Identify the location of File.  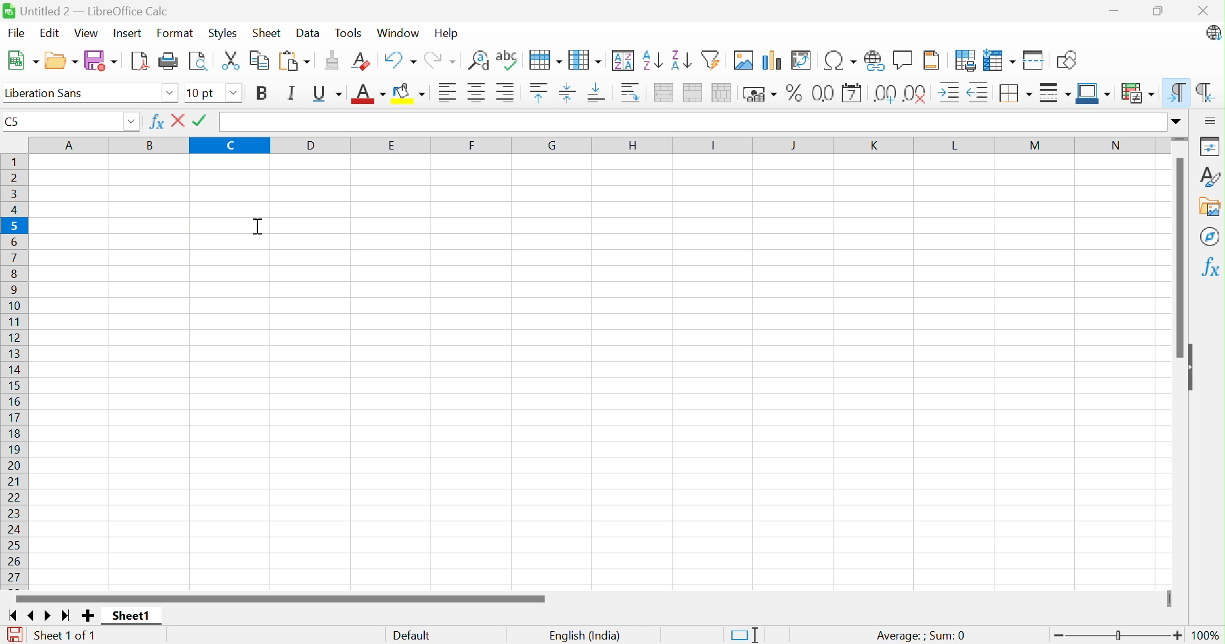
(16, 35).